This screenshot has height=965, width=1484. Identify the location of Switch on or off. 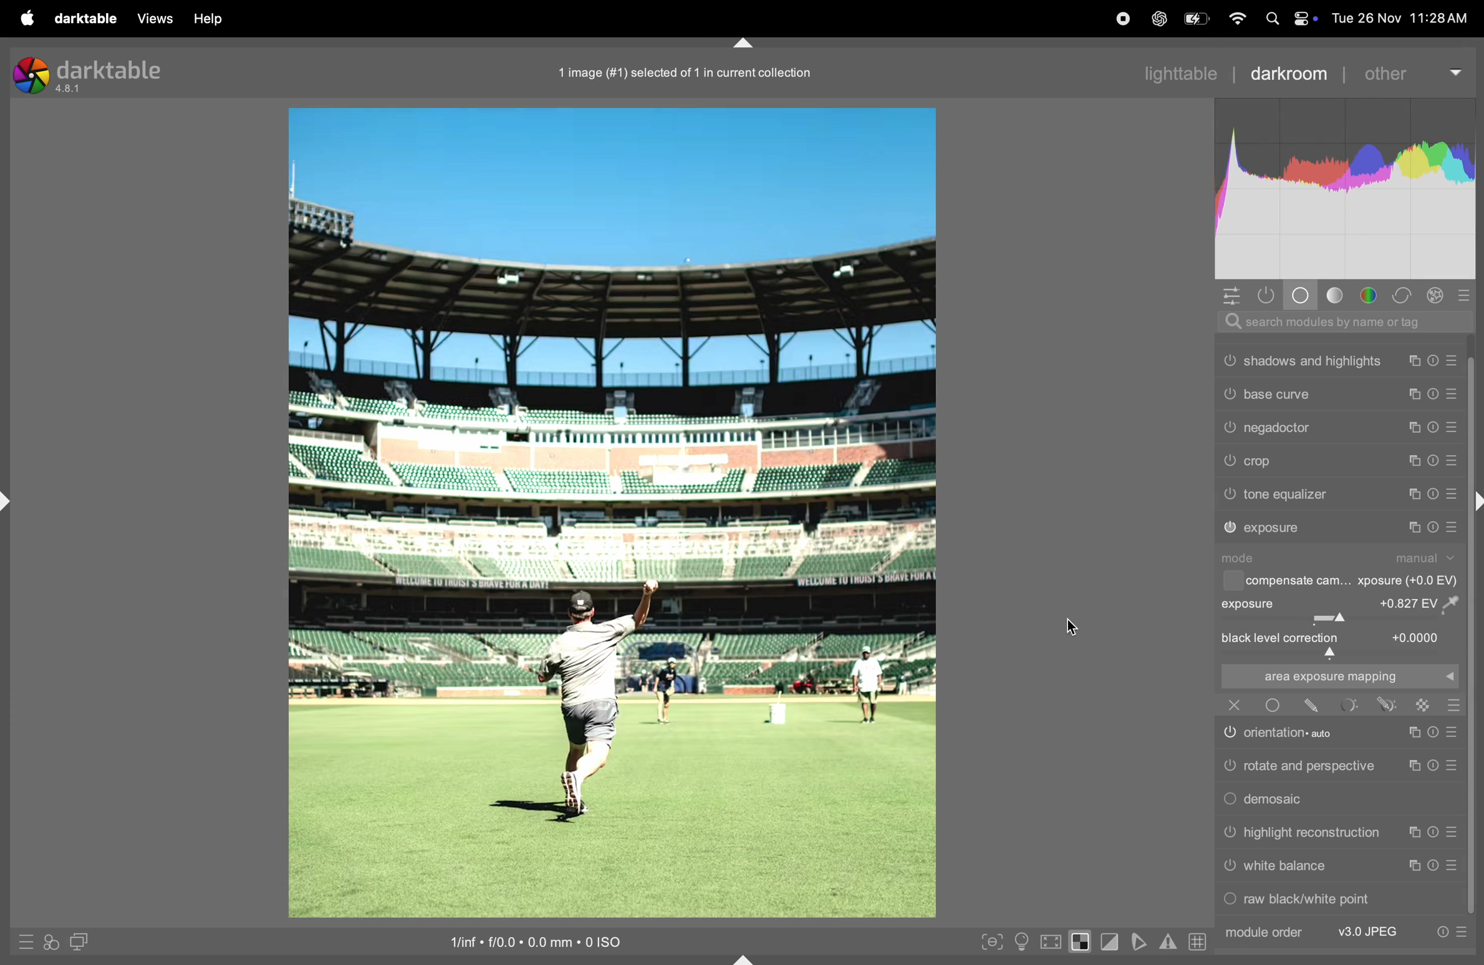
(1229, 869).